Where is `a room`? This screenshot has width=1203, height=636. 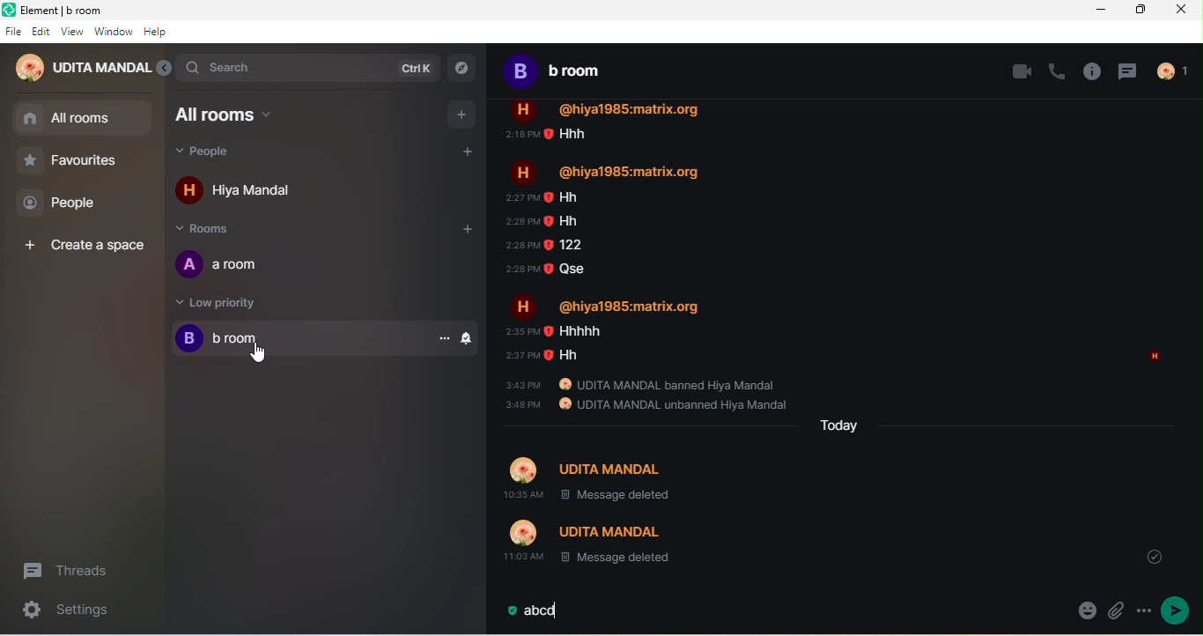 a room is located at coordinates (232, 267).